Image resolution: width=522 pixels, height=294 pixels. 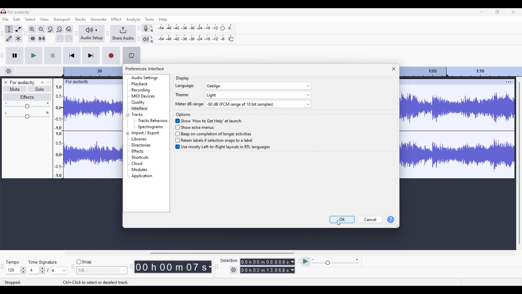 I want to click on Skip/Select to start, so click(x=72, y=56).